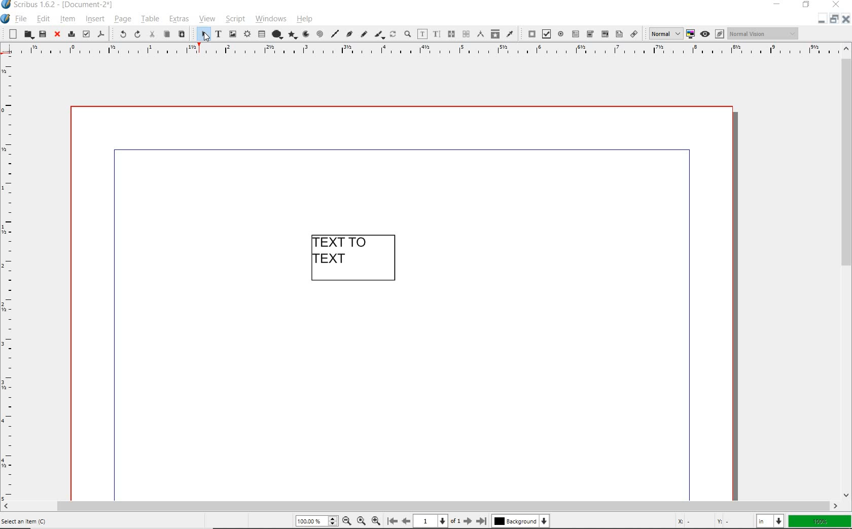 This screenshot has height=529, width=852. I want to click on close, so click(57, 34).